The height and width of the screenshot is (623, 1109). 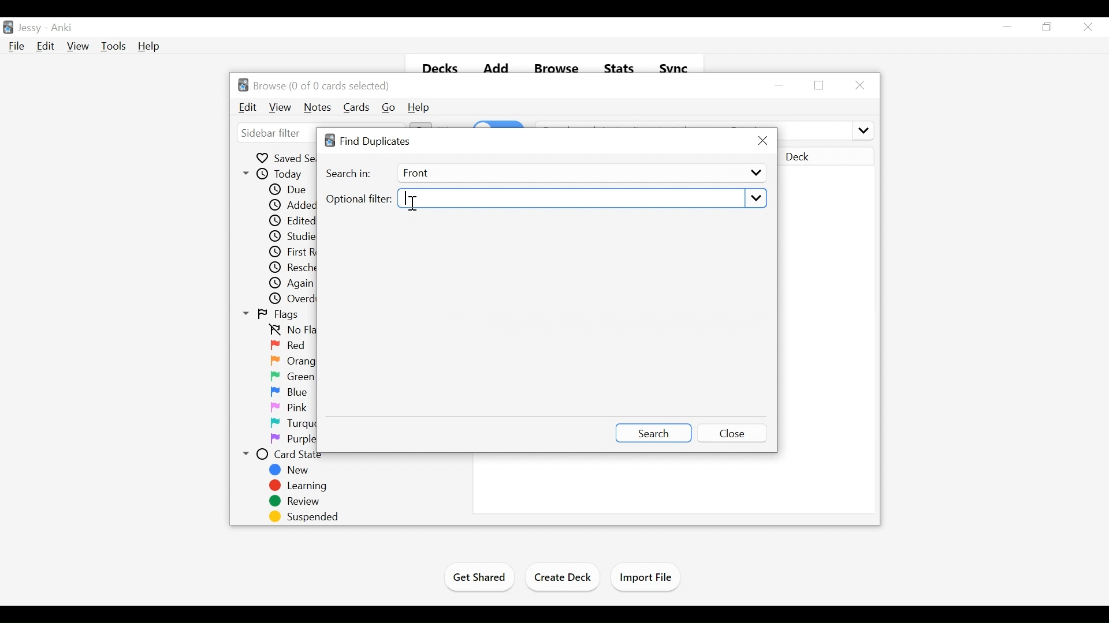 What do you see at coordinates (653, 432) in the screenshot?
I see `Search` at bounding box center [653, 432].